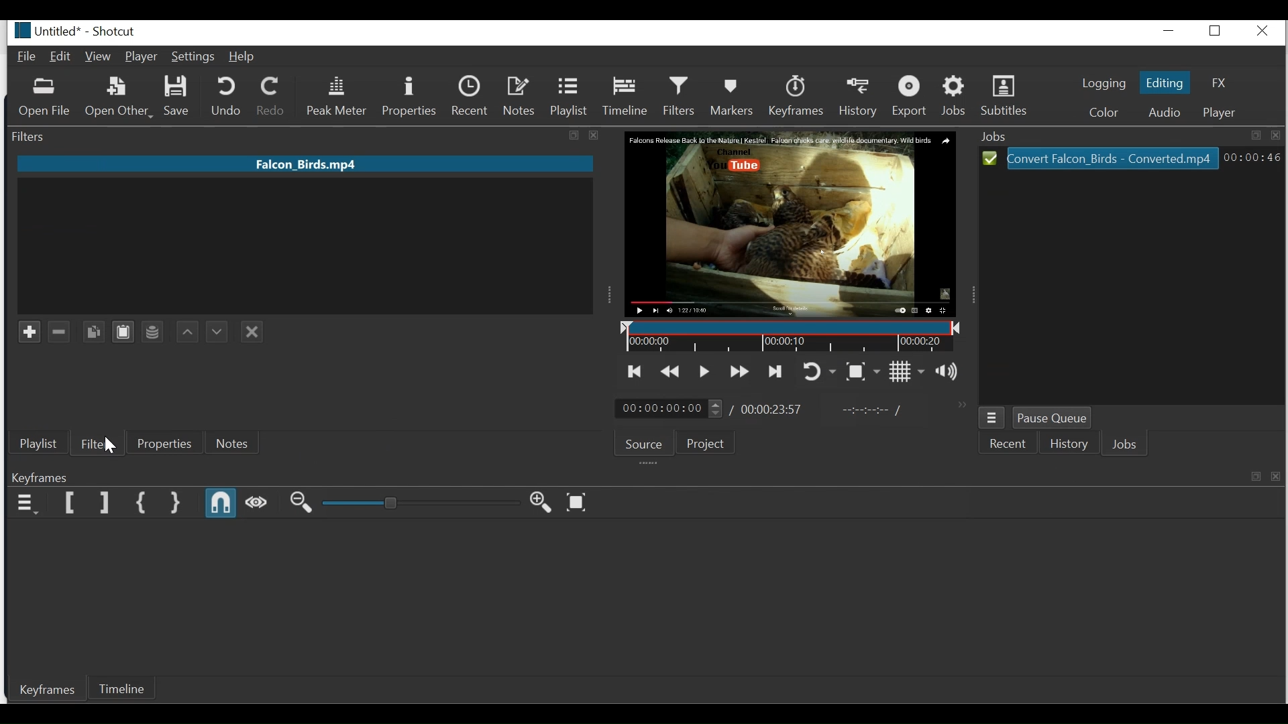 The width and height of the screenshot is (1288, 724). Describe the element at coordinates (1250, 158) in the screenshot. I see `00:00:46(Elapsed Hours: Minutes: Seconds)` at that location.